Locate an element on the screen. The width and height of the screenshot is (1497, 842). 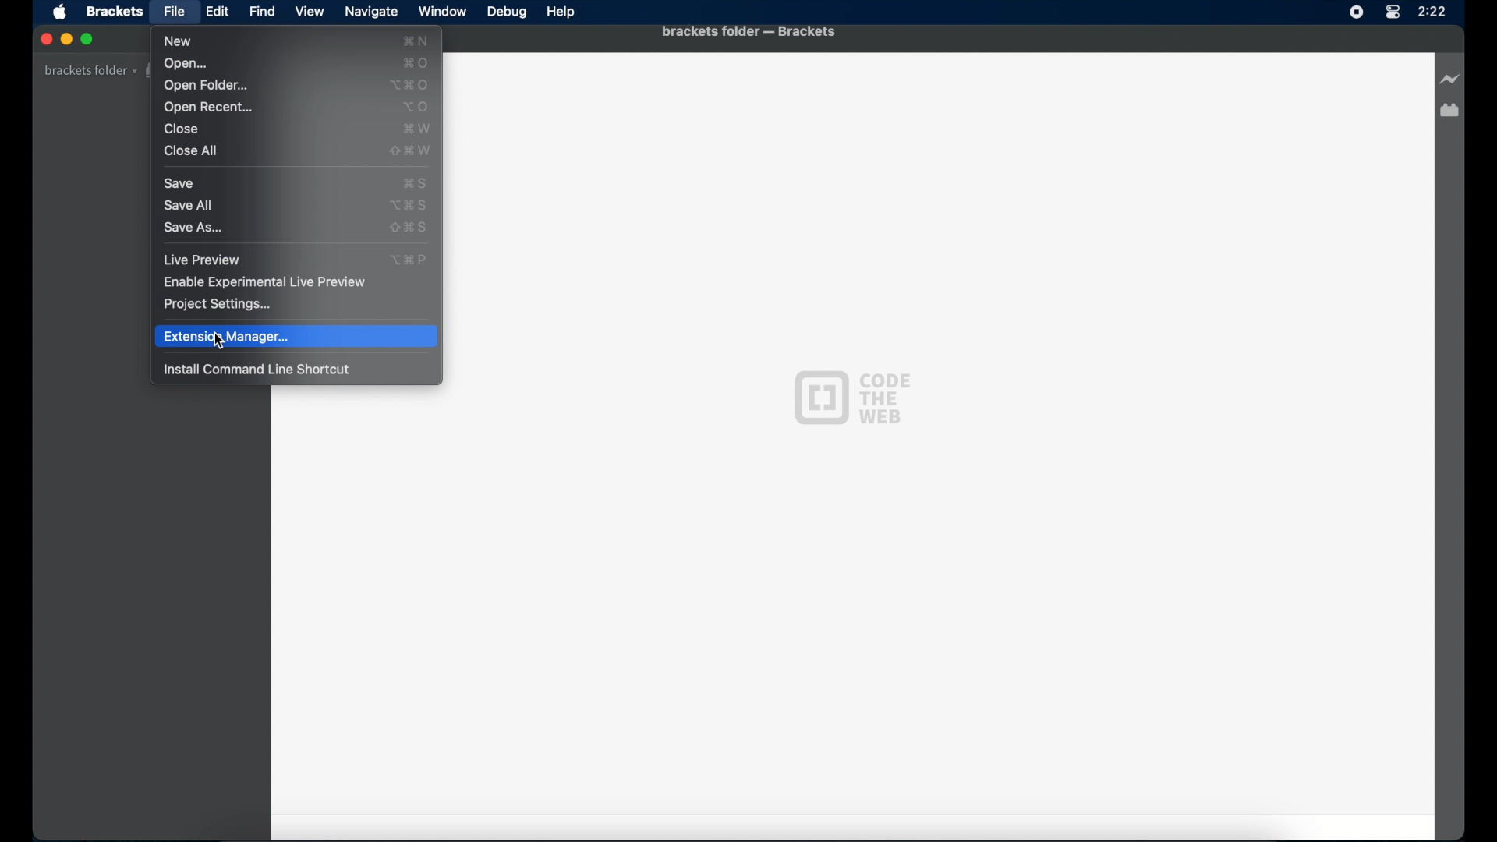
minimize is located at coordinates (66, 38).